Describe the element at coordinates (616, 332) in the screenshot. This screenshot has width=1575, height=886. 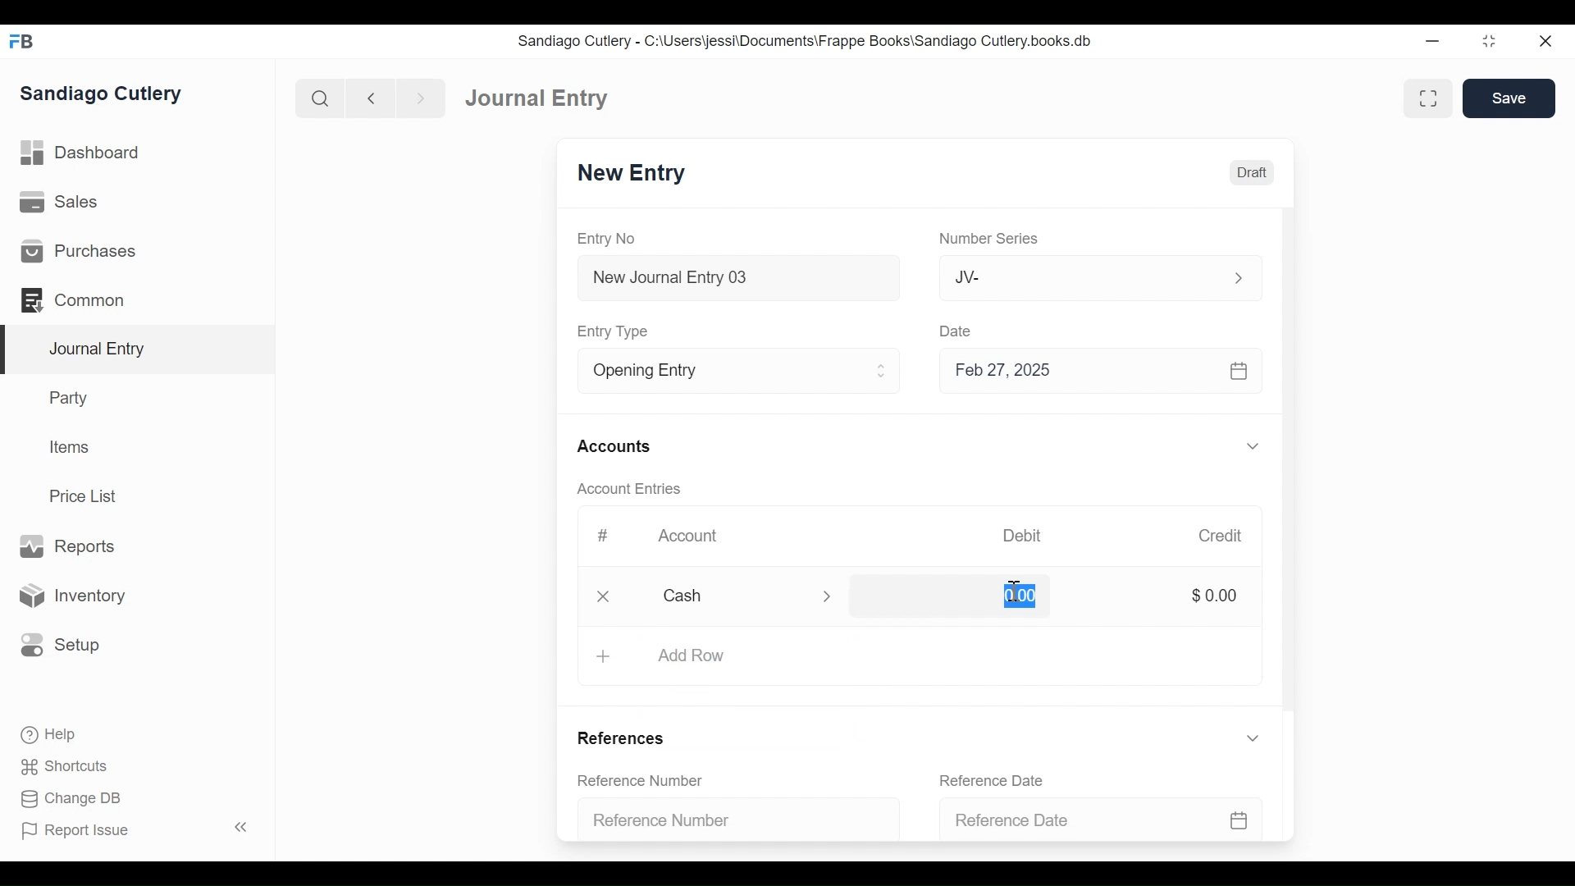
I see `Entry Type` at that location.